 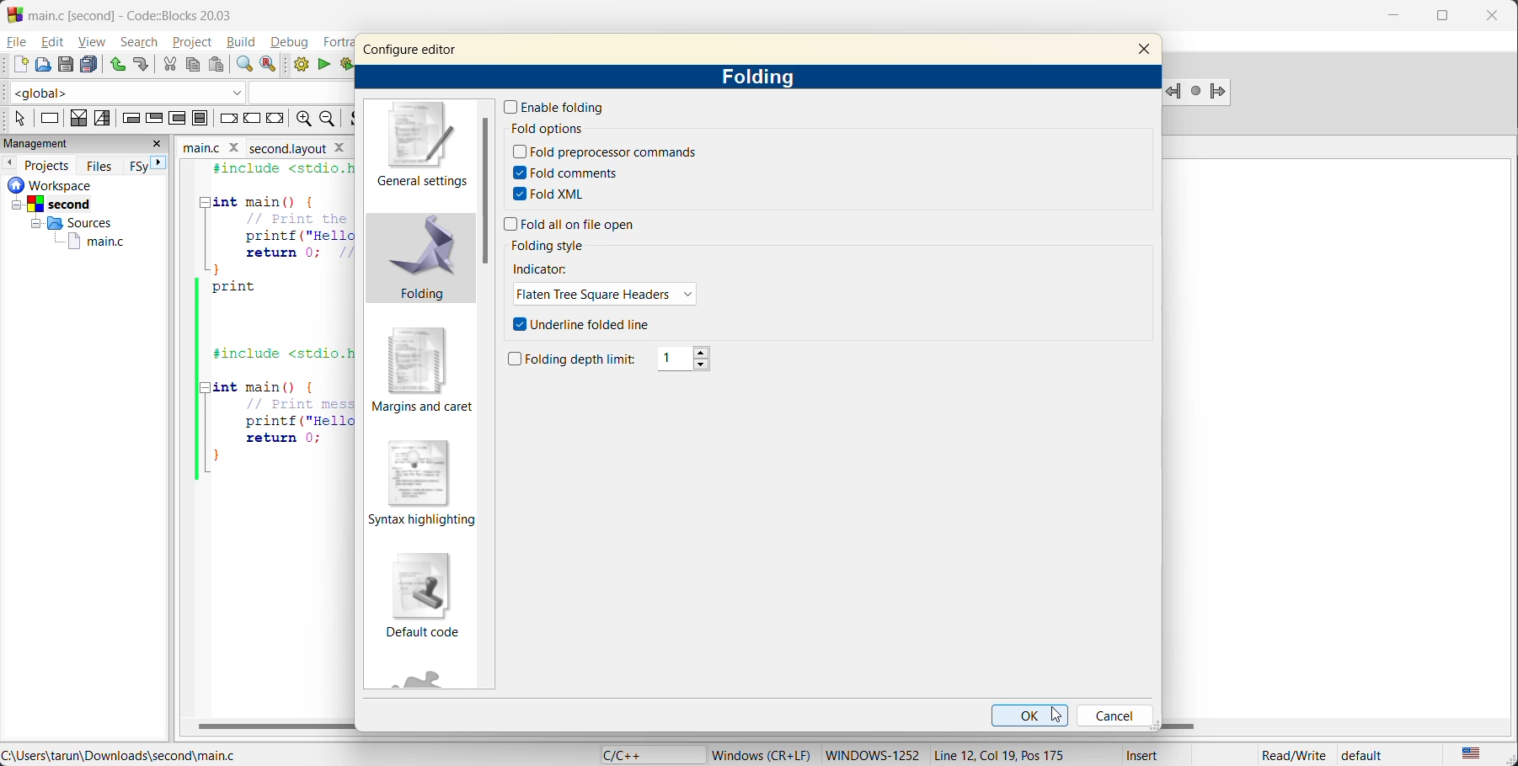 What do you see at coordinates (1058, 714) in the screenshot?
I see `cursor` at bounding box center [1058, 714].